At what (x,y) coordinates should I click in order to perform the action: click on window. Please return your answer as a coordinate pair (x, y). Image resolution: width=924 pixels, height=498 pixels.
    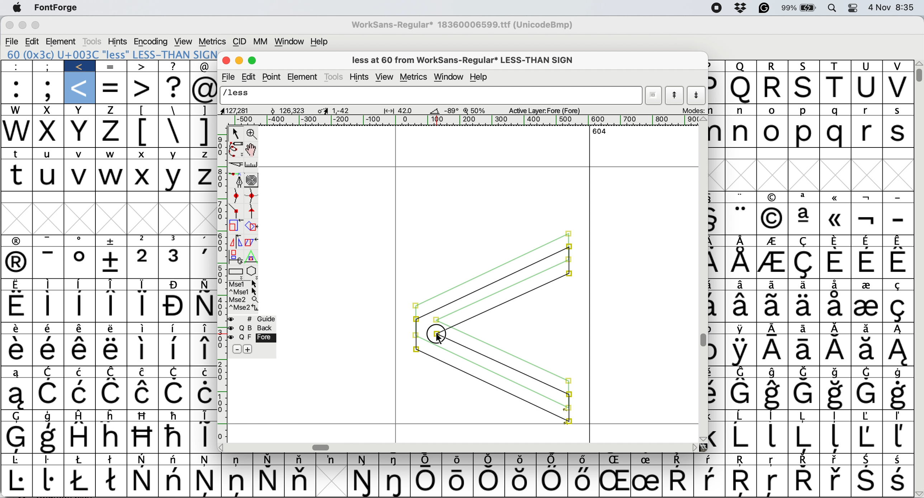
    Looking at the image, I should click on (290, 41).